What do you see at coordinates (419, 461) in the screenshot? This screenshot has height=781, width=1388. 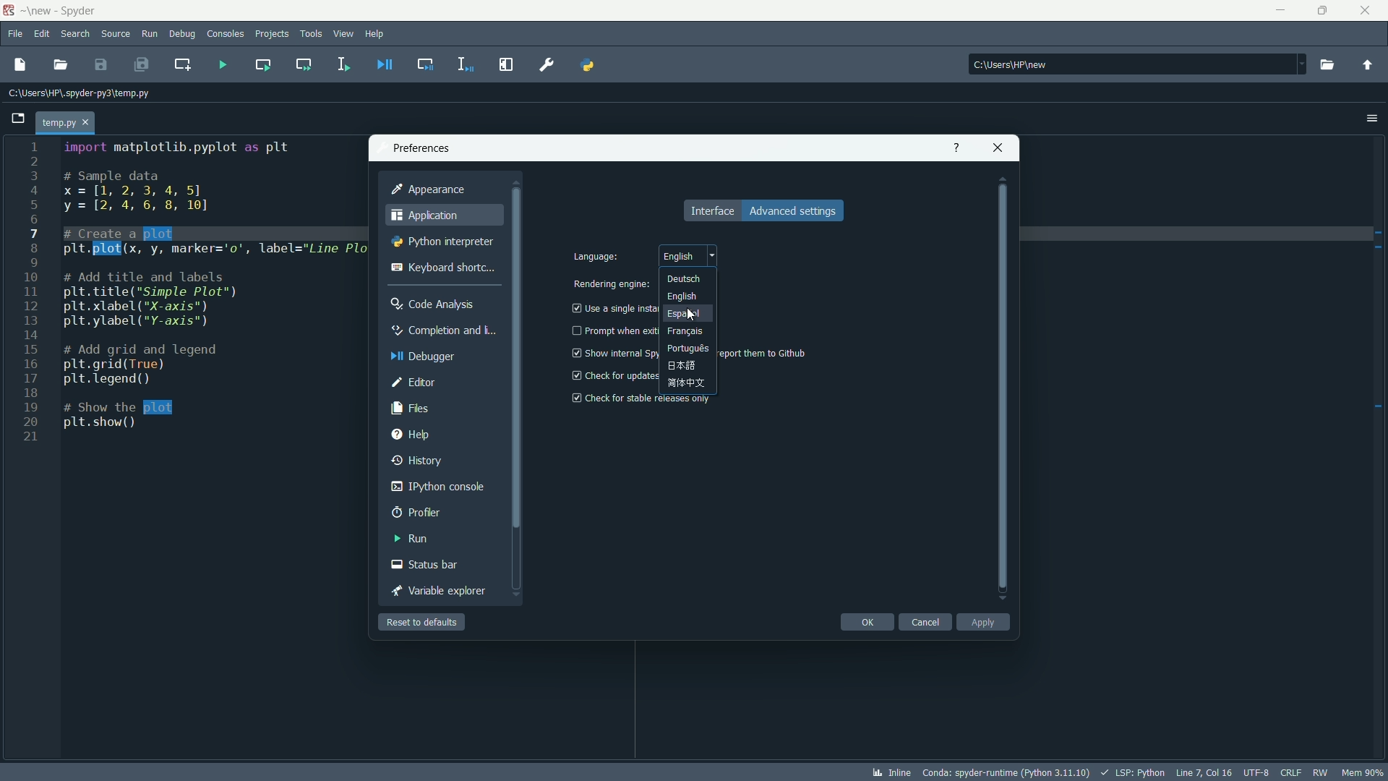 I see `history` at bounding box center [419, 461].